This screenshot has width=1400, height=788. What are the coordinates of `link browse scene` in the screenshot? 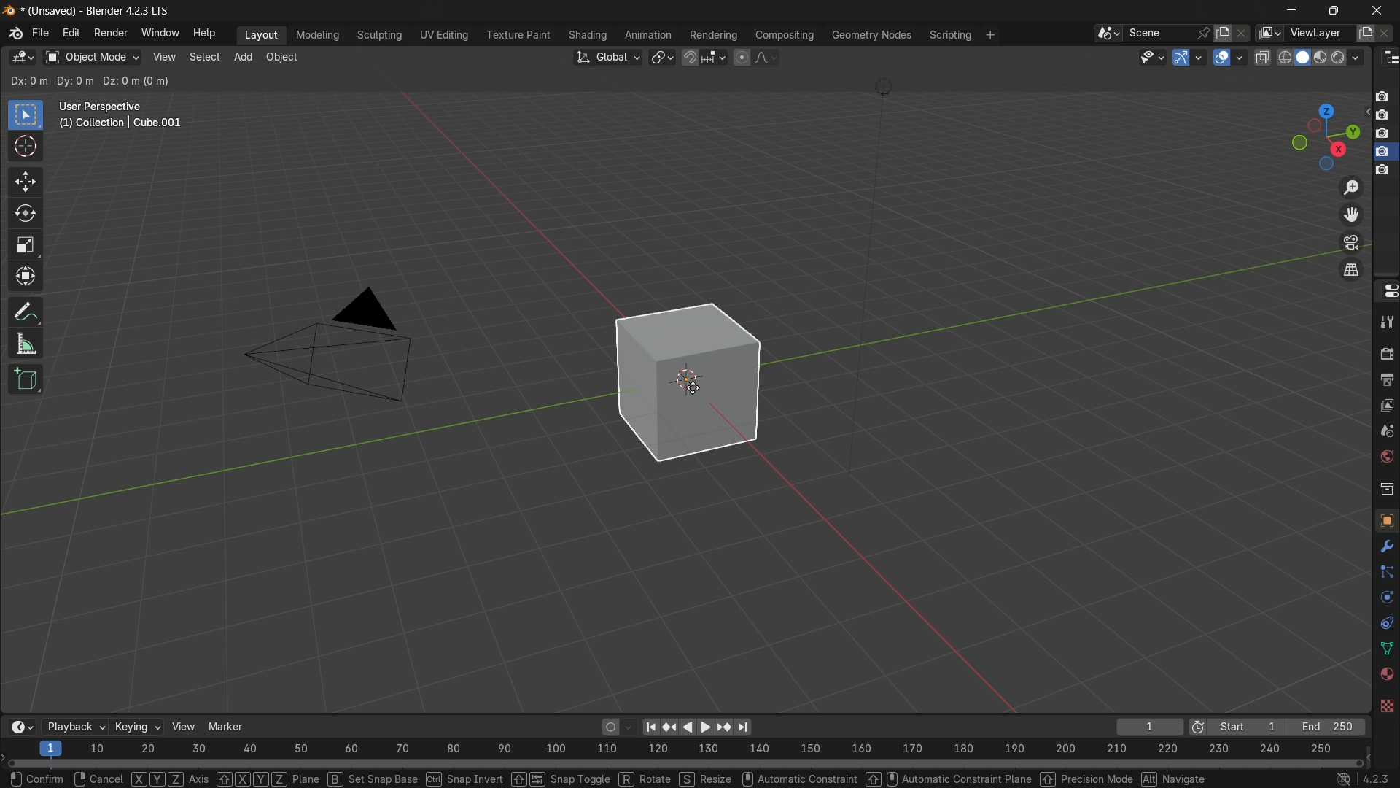 It's located at (1103, 33).